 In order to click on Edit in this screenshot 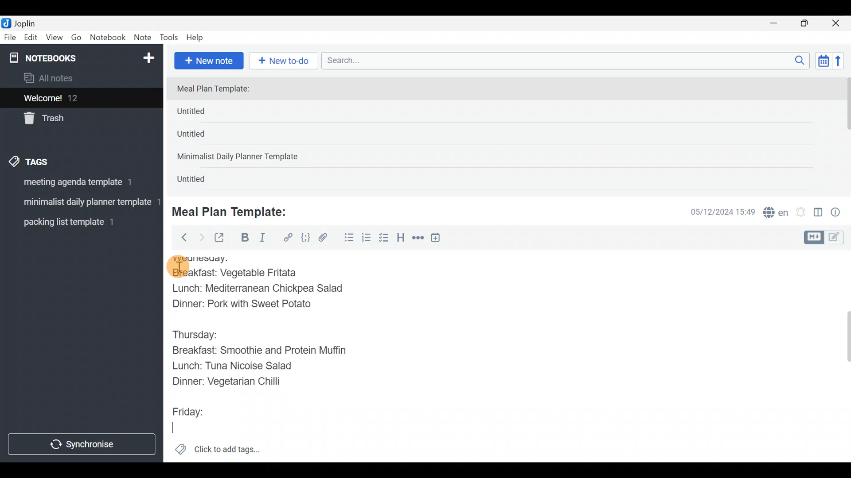, I will do `click(31, 39)`.